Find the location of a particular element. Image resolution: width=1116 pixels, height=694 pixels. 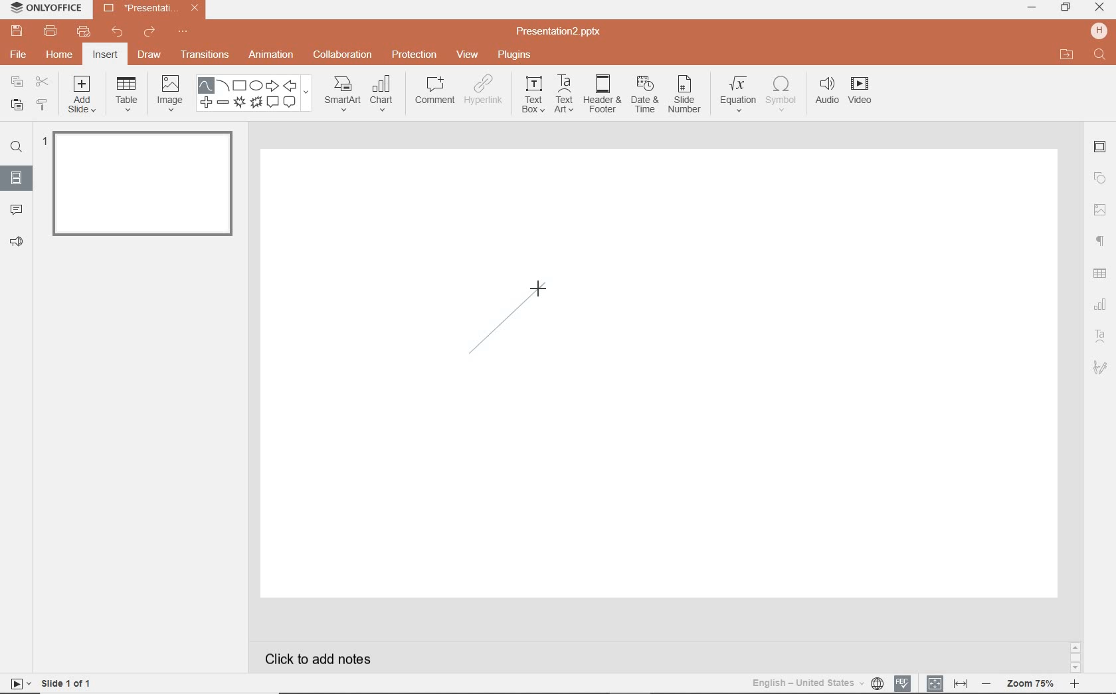

SMART ART is located at coordinates (341, 95).